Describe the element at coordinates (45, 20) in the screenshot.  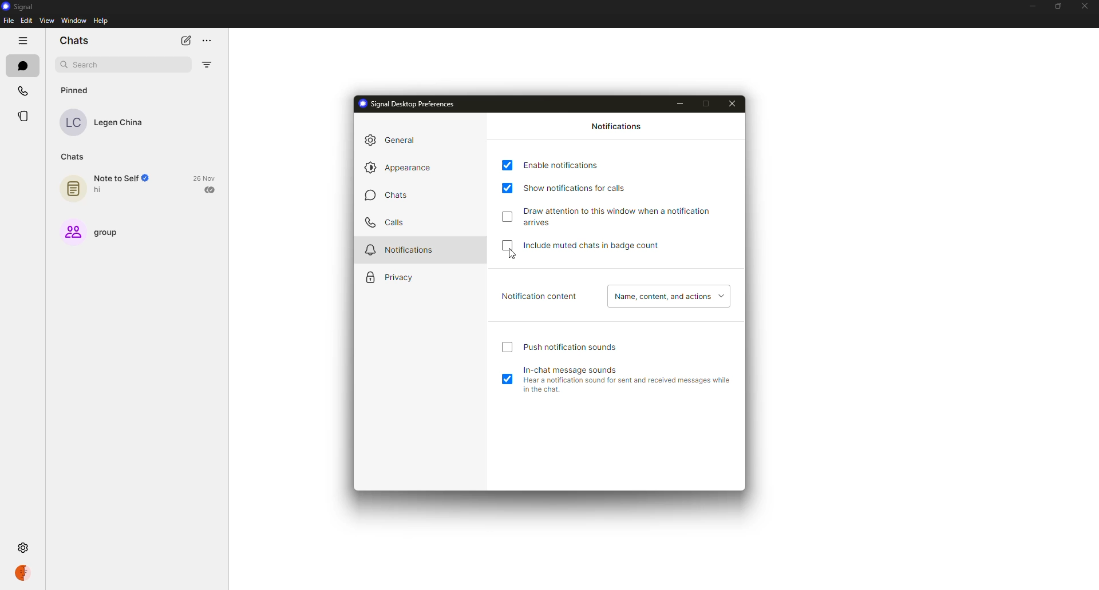
I see `view` at that location.